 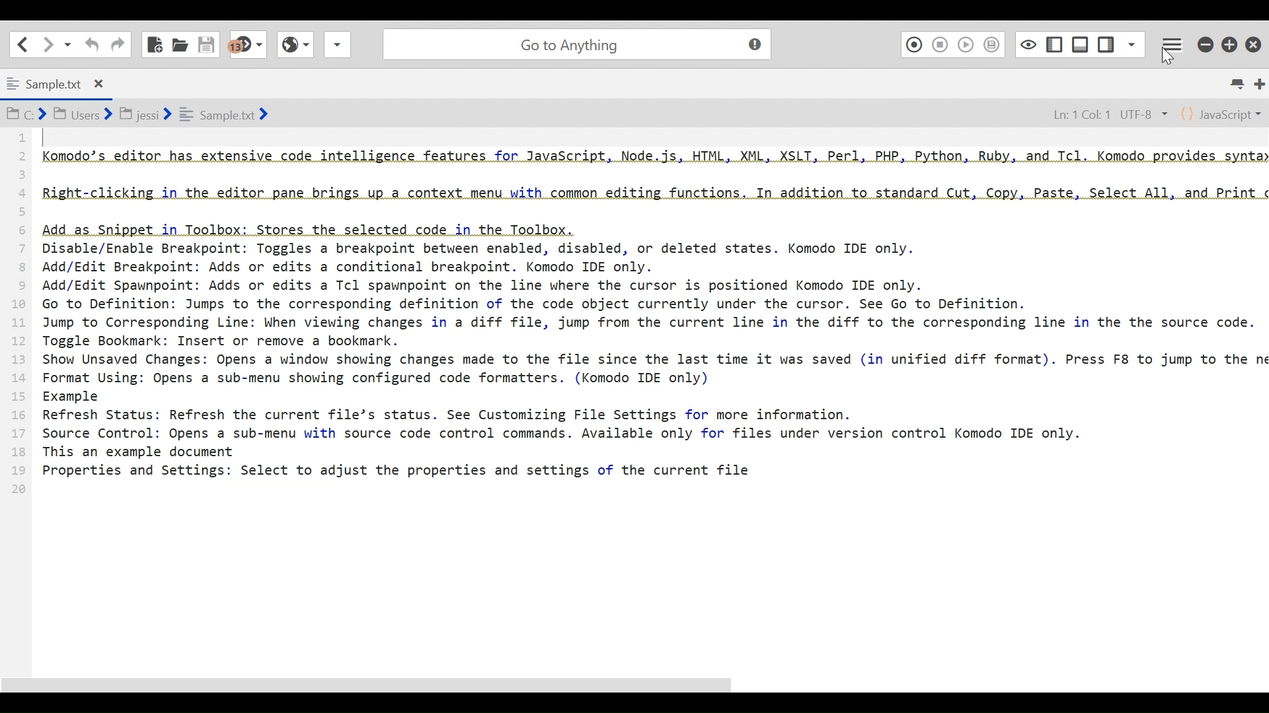 What do you see at coordinates (337, 48) in the screenshot?
I see `dropdown` at bounding box center [337, 48].